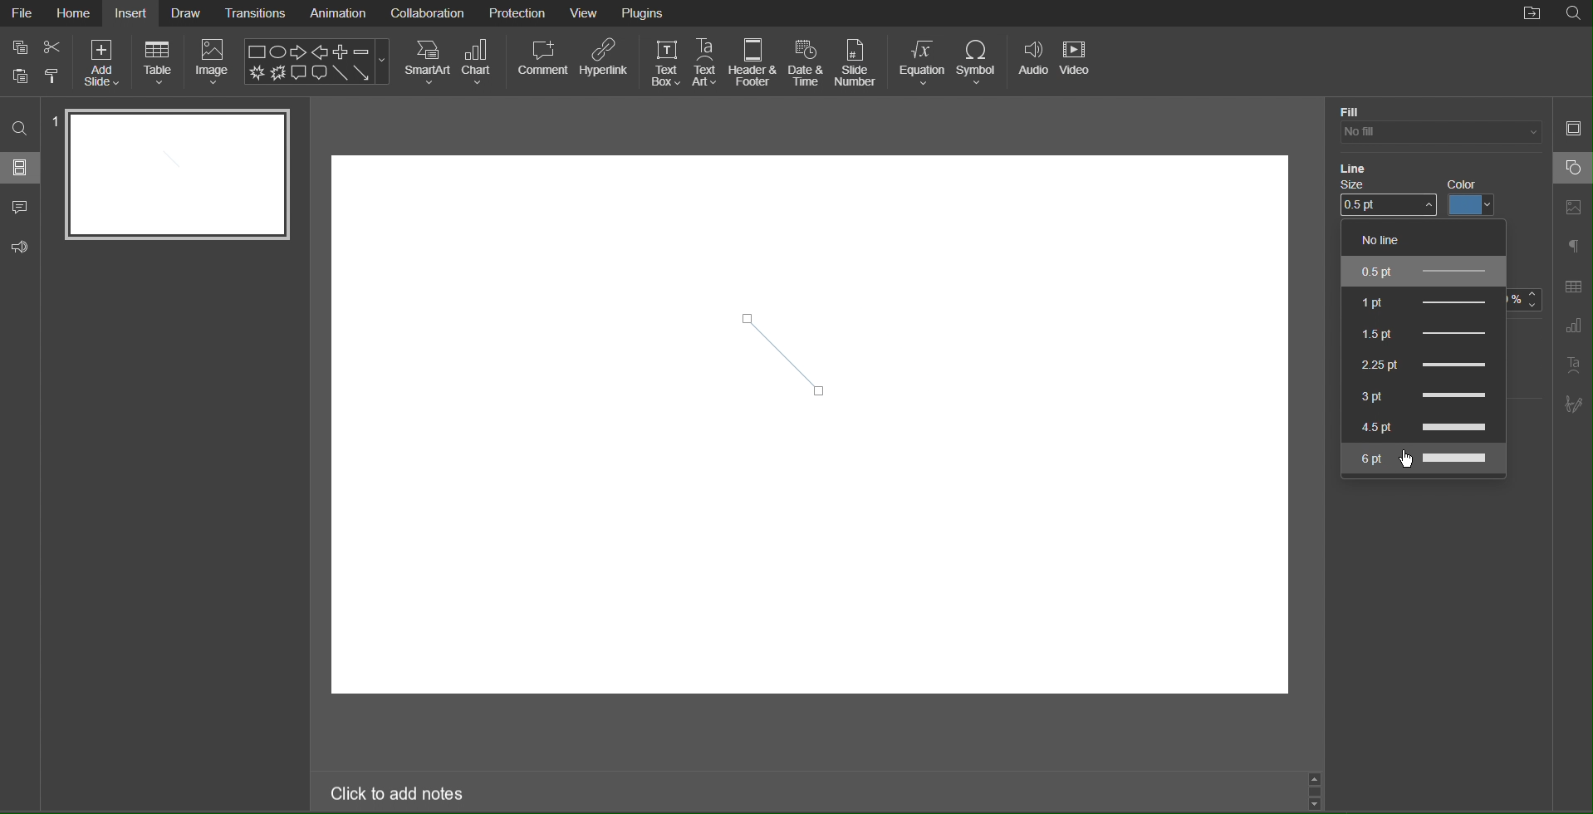 This screenshot has width=1593, height=814. Describe the element at coordinates (316, 61) in the screenshot. I see `Shape Menu` at that location.